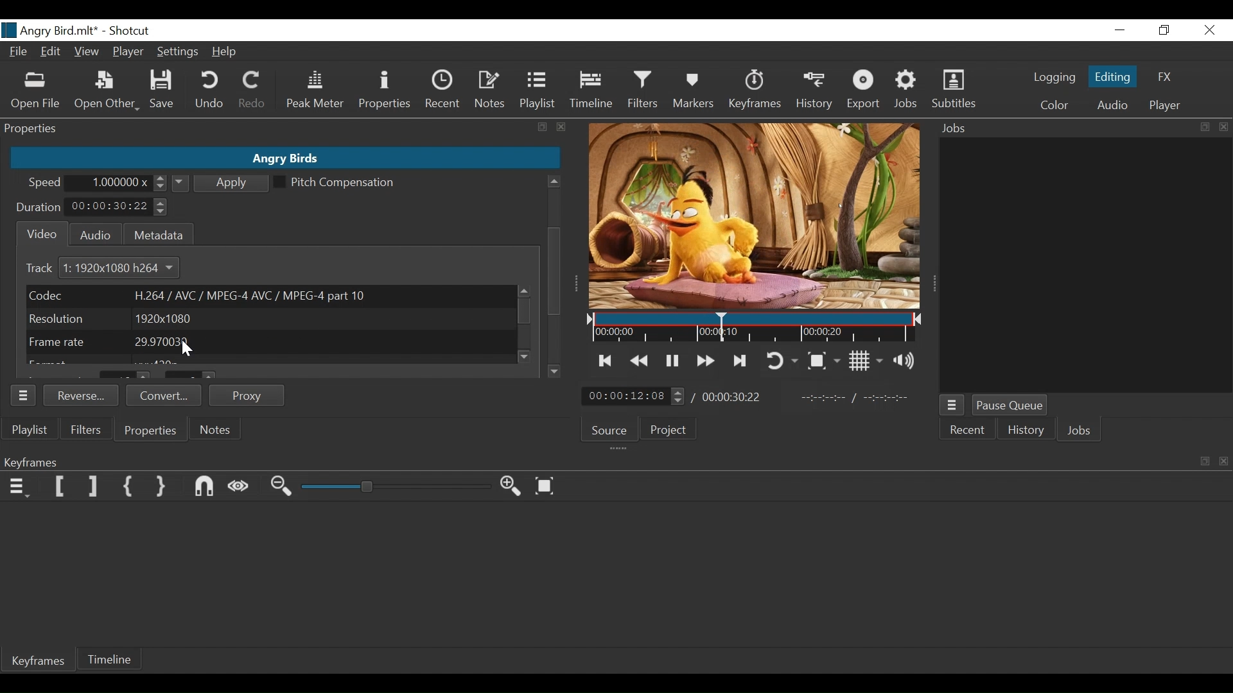 The width and height of the screenshot is (1233, 693). Describe the element at coordinates (784, 360) in the screenshot. I see `Toggle player looping` at that location.